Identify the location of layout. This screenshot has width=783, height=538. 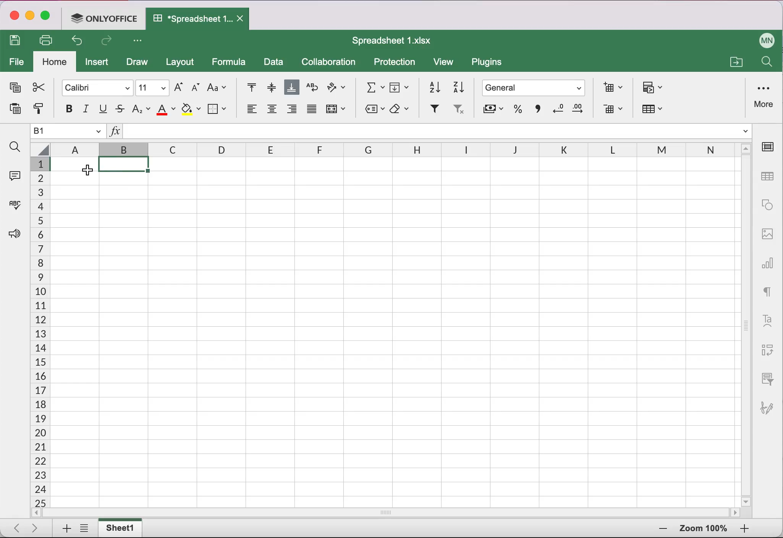
(182, 63).